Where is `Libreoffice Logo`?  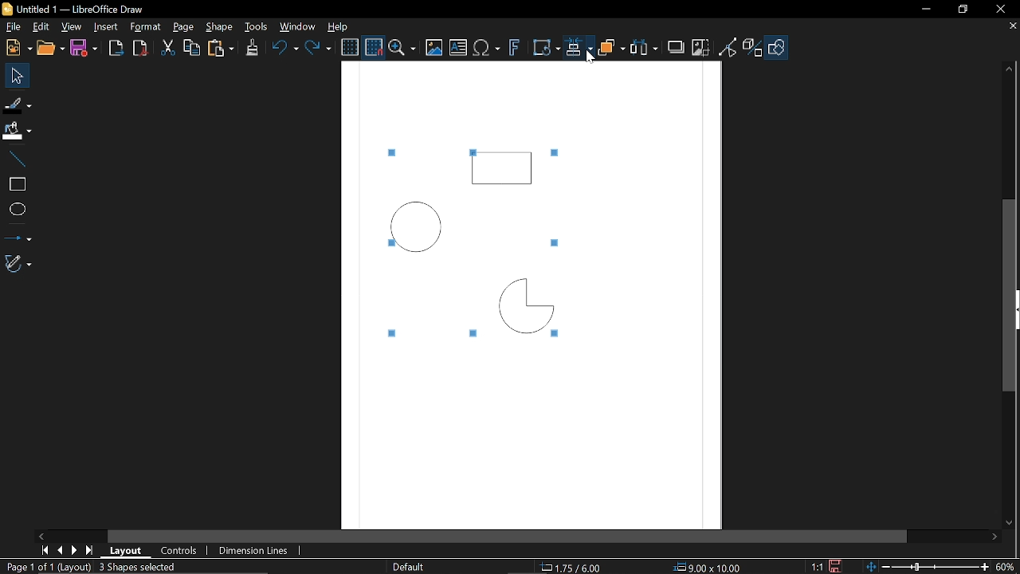
Libreoffice Logo is located at coordinates (7, 8).